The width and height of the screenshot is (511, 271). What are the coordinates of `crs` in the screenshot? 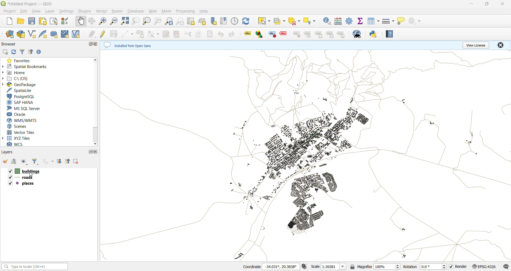 It's located at (484, 266).